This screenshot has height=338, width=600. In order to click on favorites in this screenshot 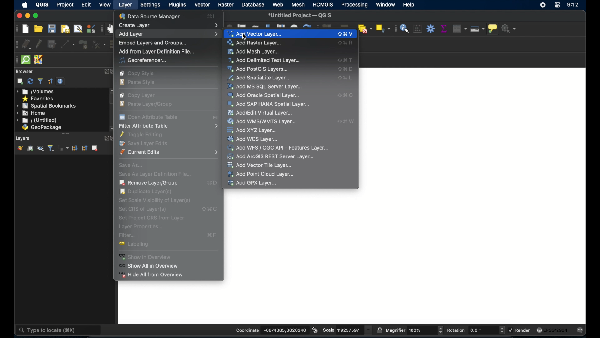, I will do `click(38, 98)`.